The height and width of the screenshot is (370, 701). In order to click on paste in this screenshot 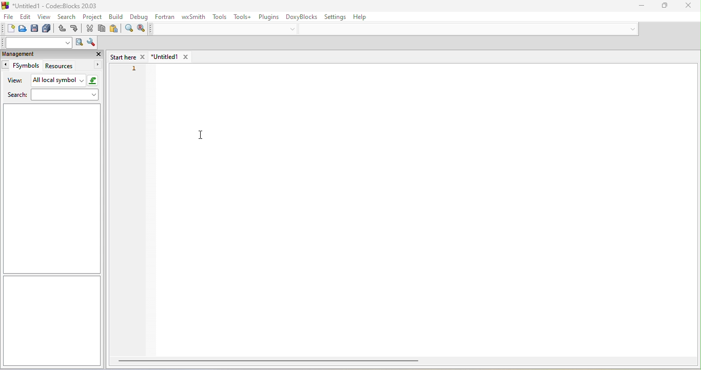, I will do `click(116, 29)`.